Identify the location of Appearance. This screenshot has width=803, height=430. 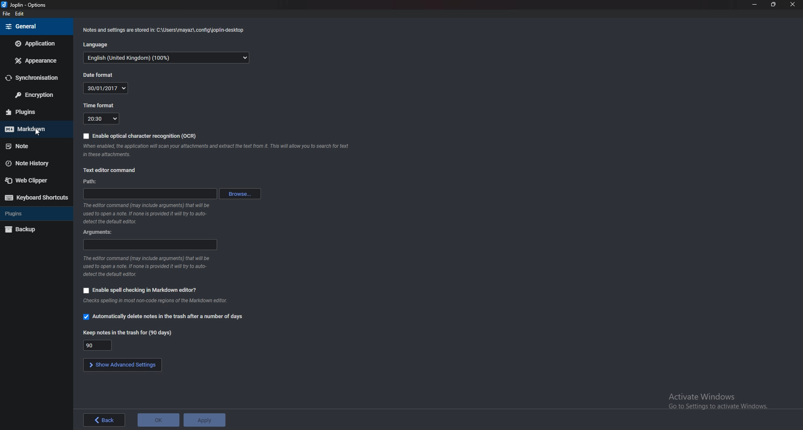
(34, 61).